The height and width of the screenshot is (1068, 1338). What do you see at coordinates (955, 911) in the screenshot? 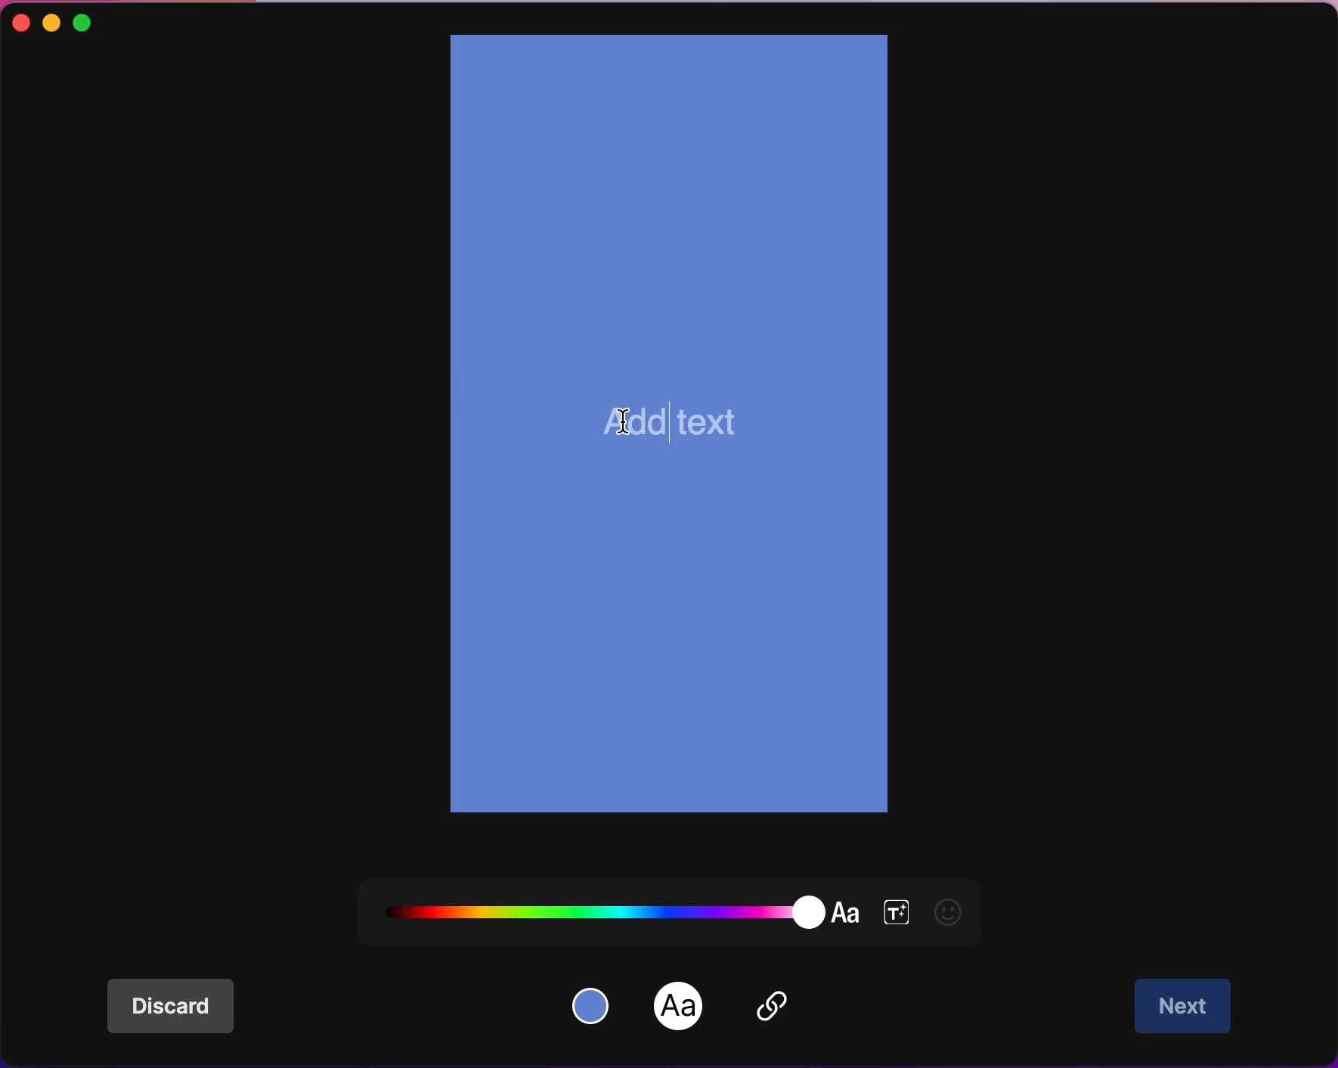
I see `emoji` at bounding box center [955, 911].